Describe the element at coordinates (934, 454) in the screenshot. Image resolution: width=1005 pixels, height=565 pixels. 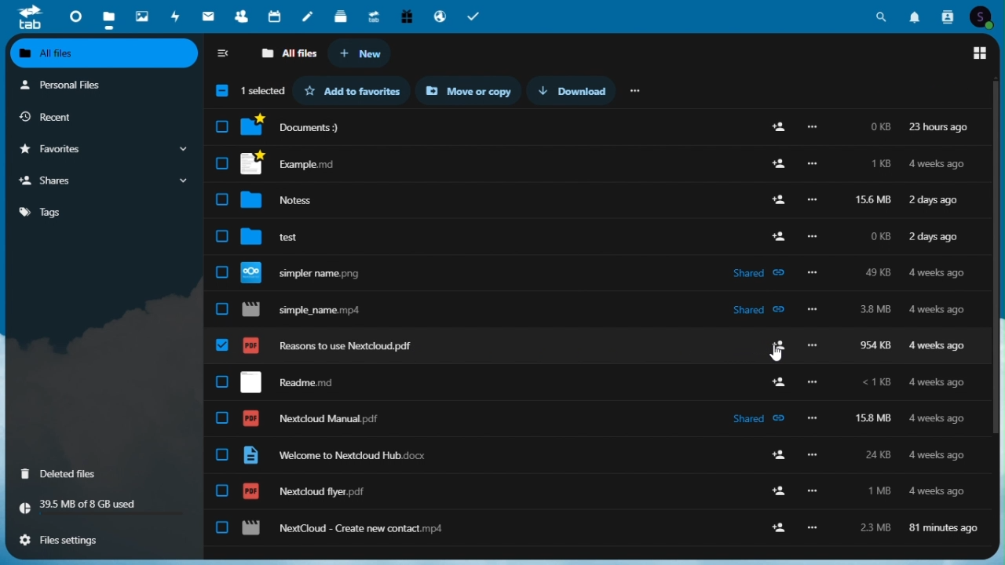
I see `4 weeks ago` at that location.